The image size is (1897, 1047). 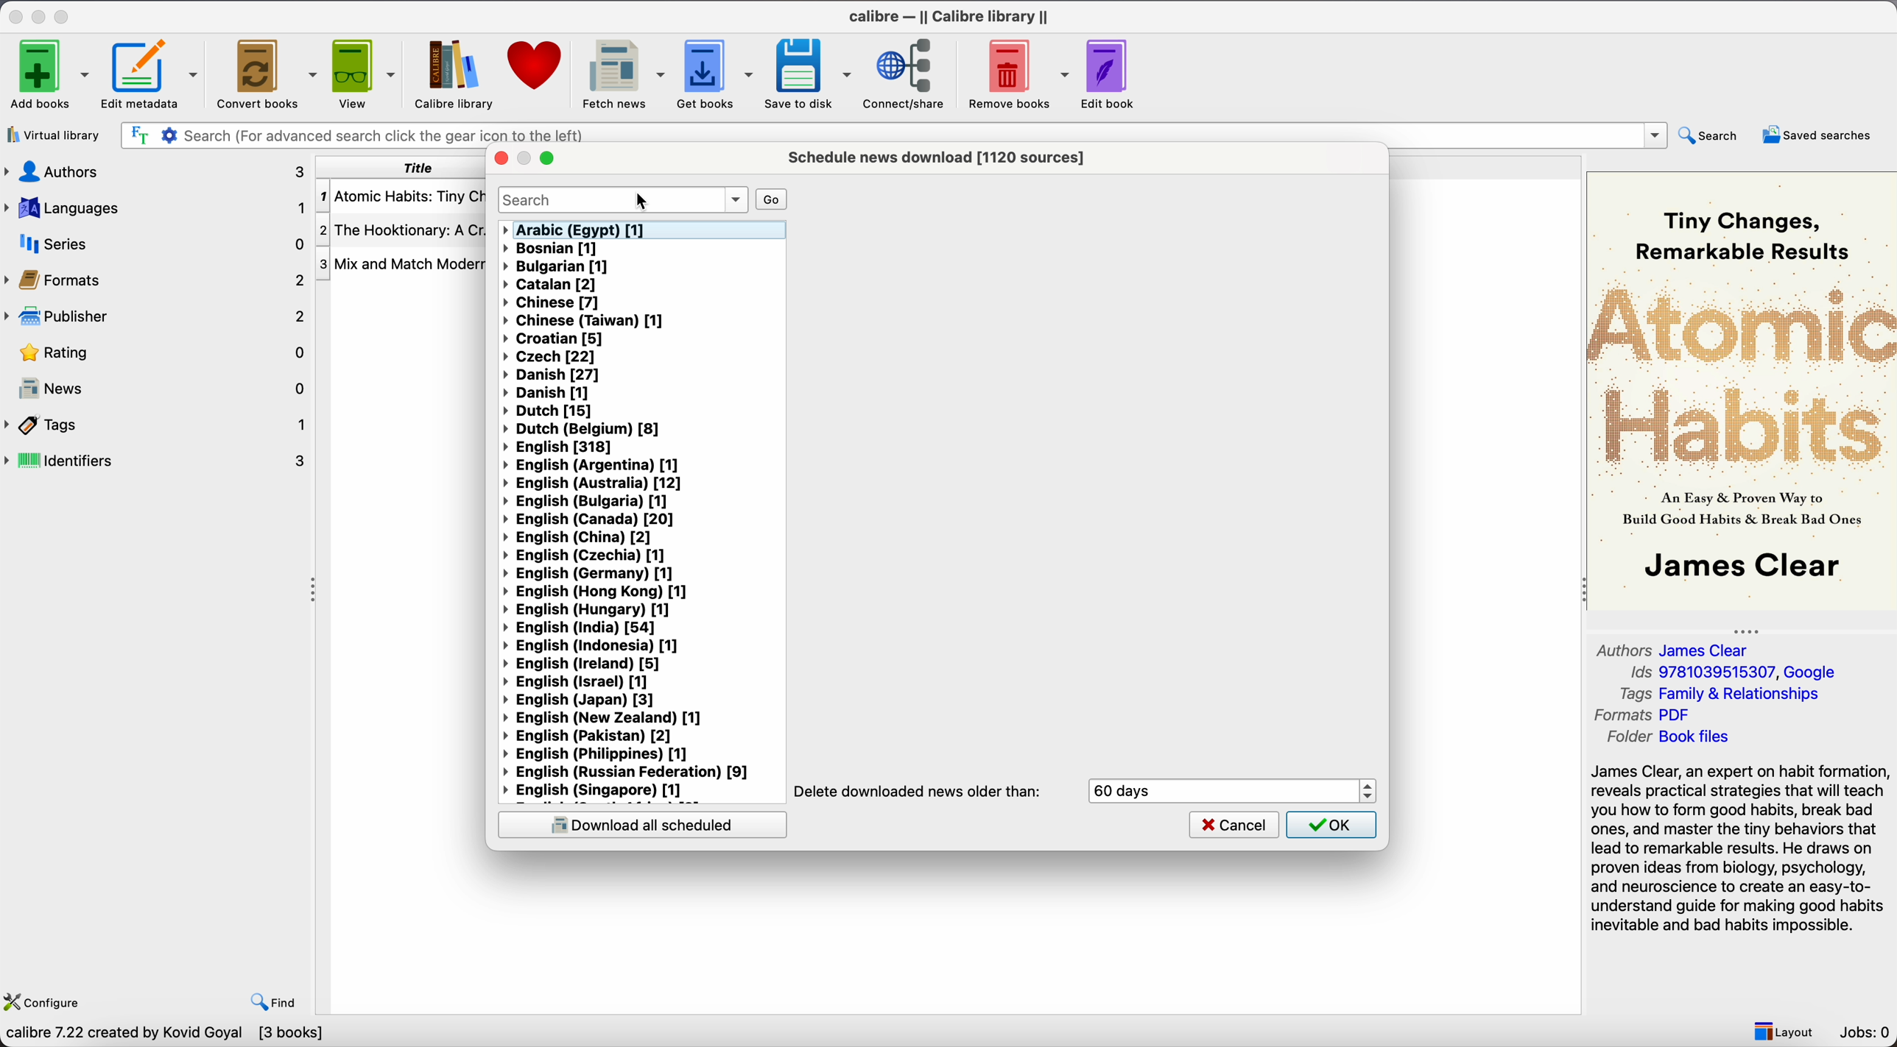 What do you see at coordinates (1017, 73) in the screenshot?
I see `remove books` at bounding box center [1017, 73].